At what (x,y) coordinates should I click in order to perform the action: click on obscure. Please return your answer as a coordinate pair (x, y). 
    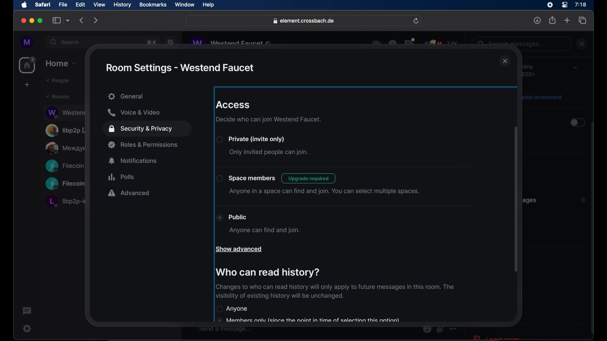
    Looking at the image, I should click on (65, 112).